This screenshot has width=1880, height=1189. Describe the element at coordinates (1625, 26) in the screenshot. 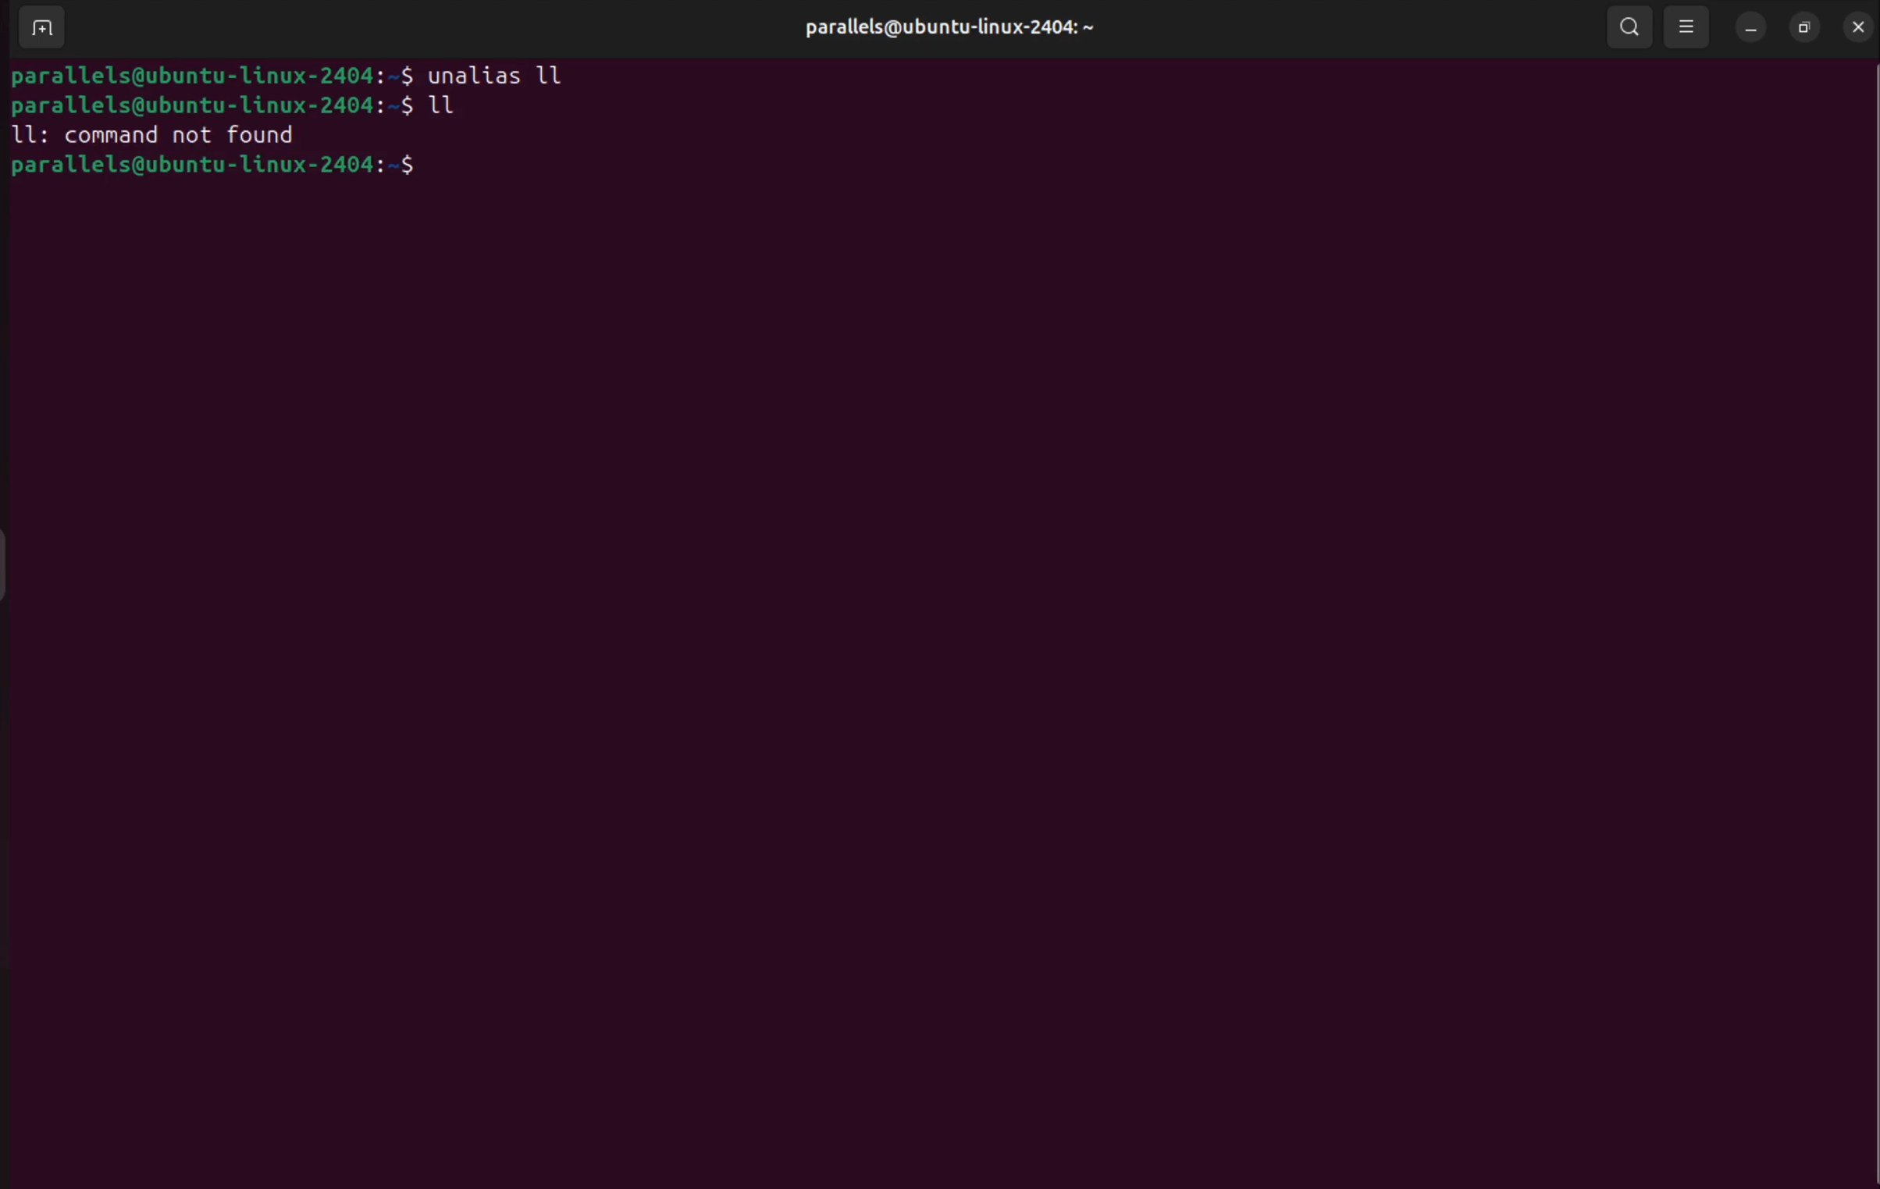

I see `search` at that location.